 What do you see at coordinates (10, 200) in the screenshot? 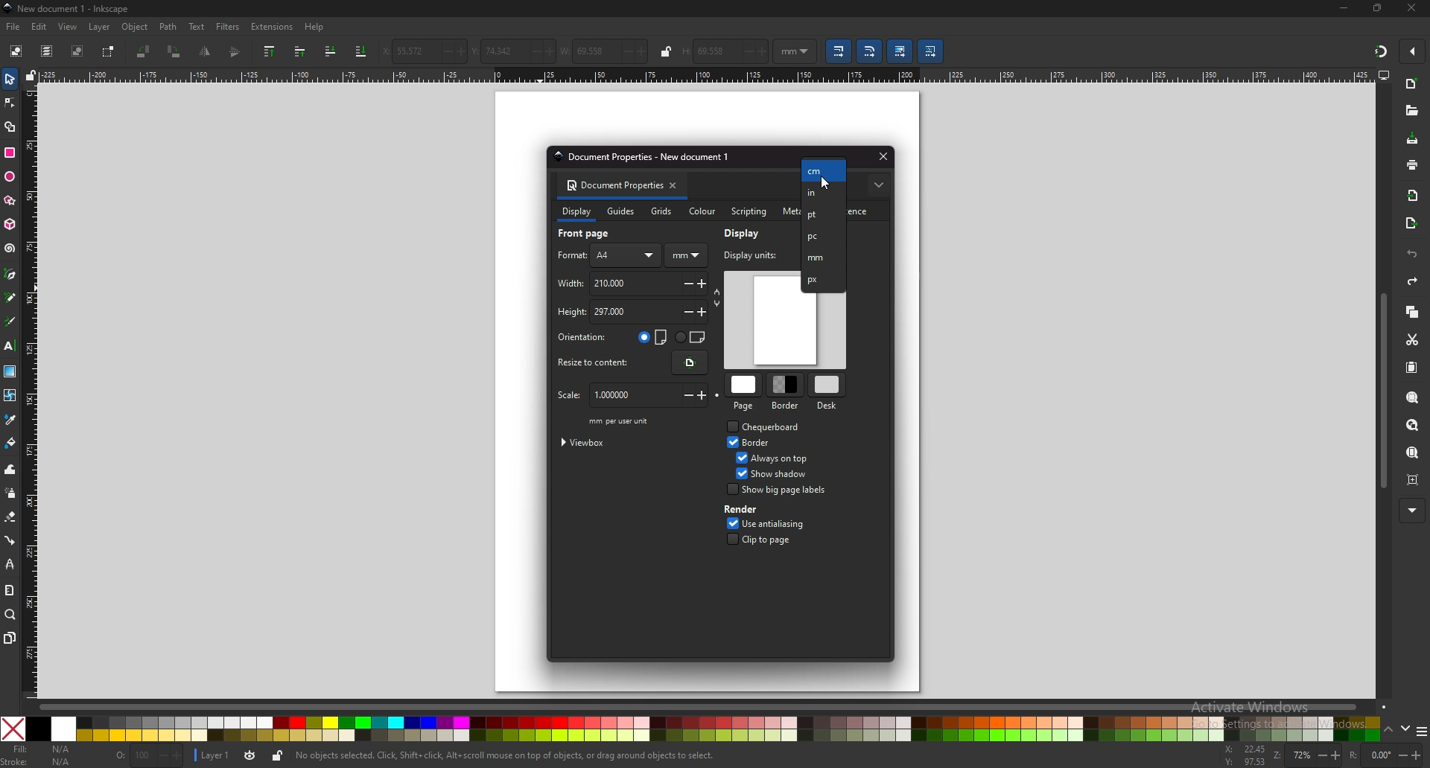
I see `polygon` at bounding box center [10, 200].